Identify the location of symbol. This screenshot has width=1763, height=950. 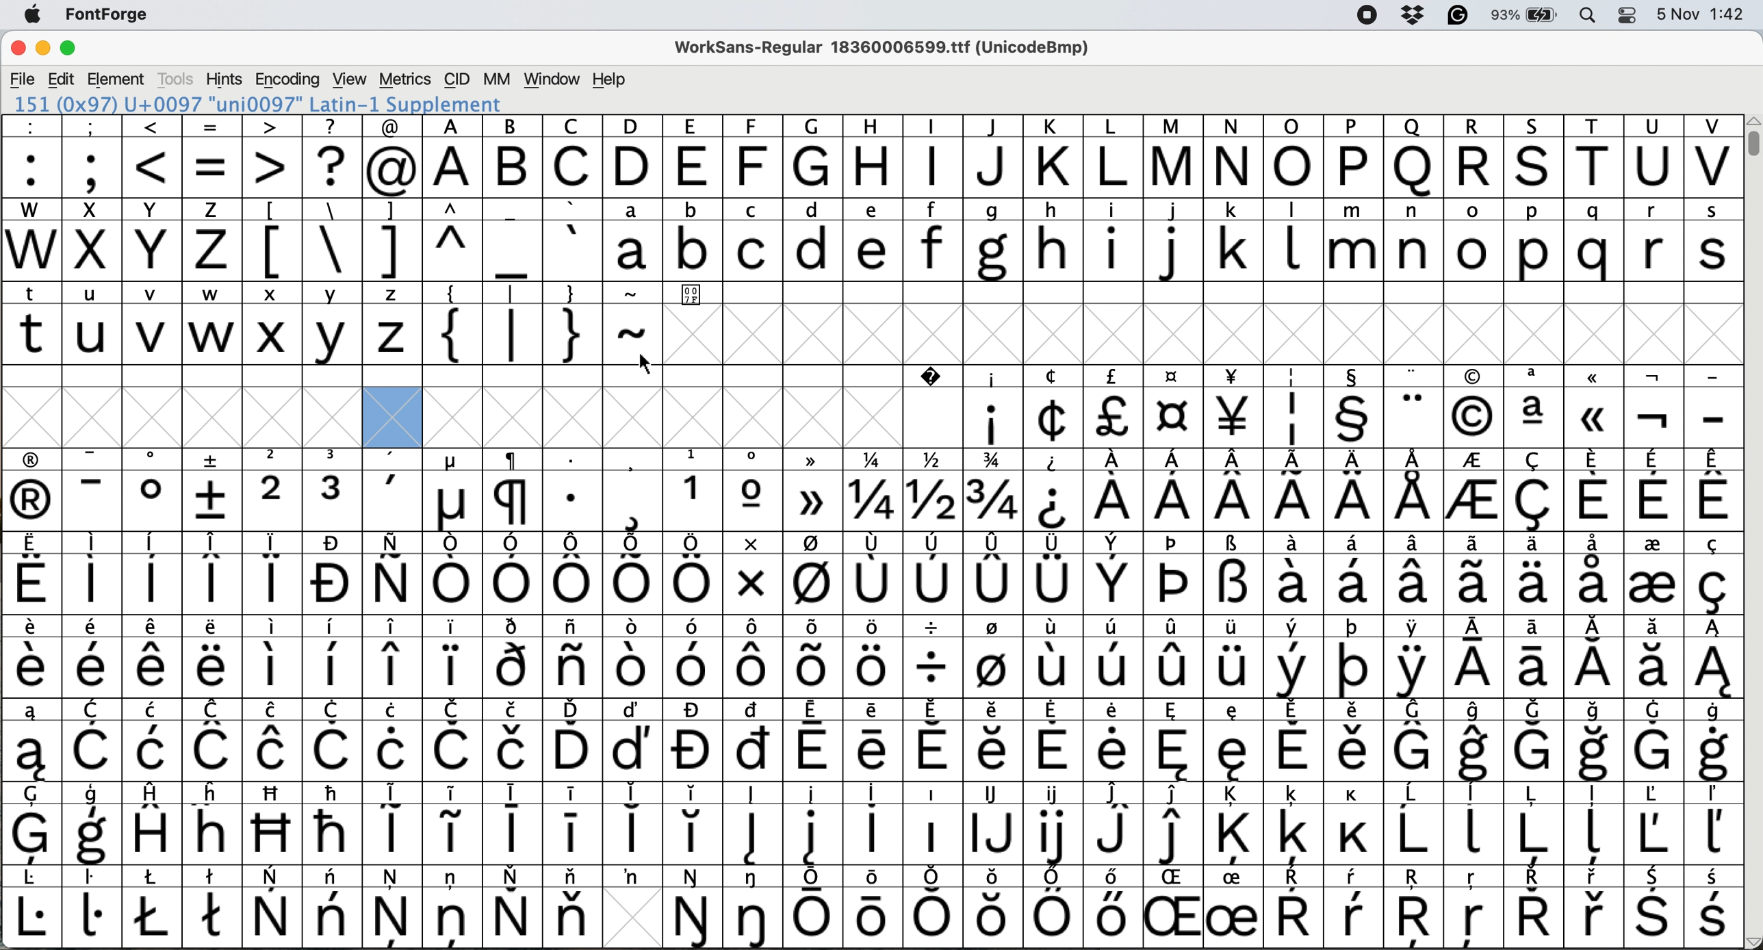
(393, 906).